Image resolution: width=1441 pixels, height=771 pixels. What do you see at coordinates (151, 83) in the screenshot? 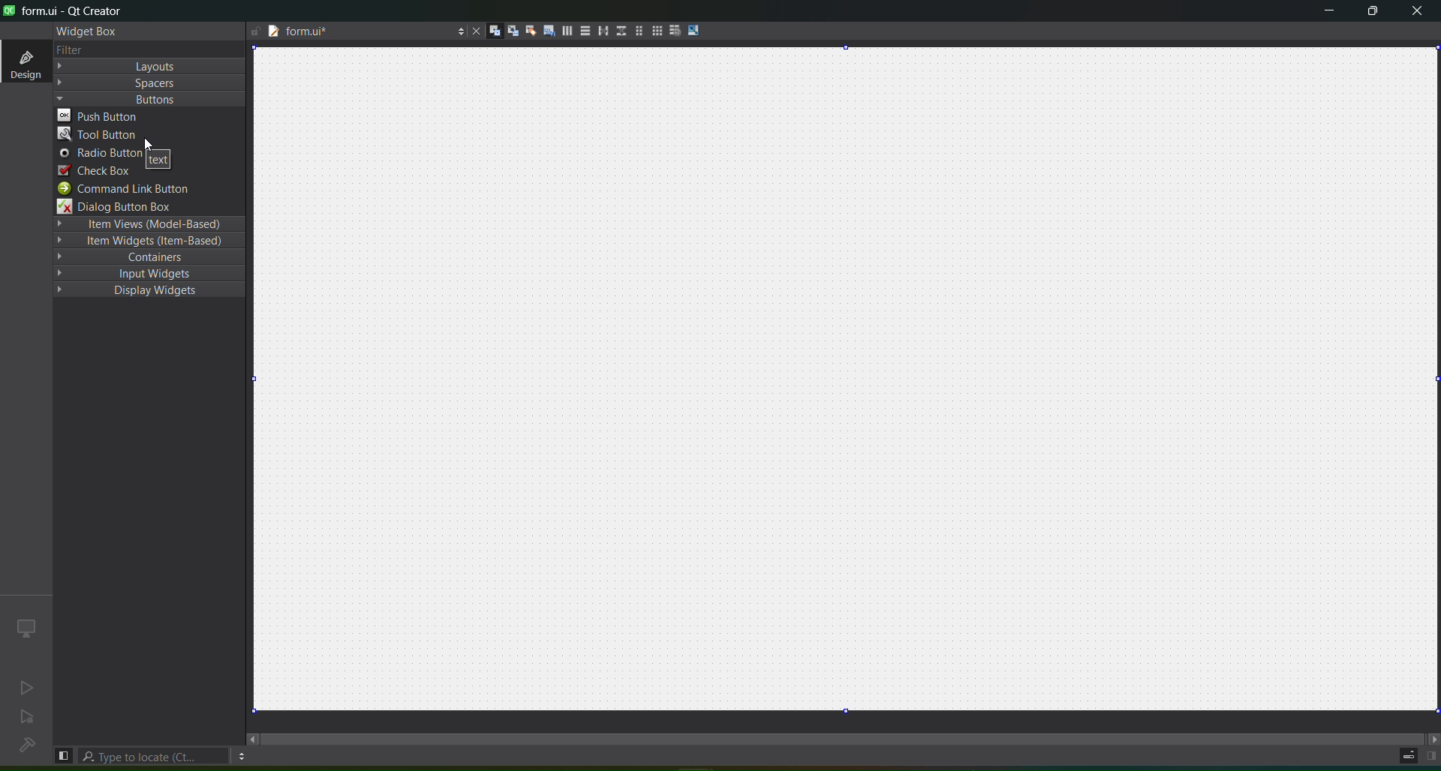
I see `Spacers` at bounding box center [151, 83].